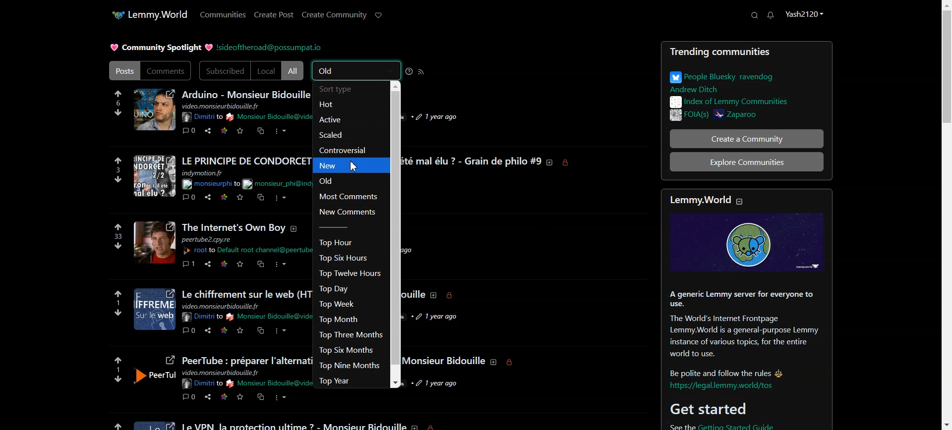 This screenshot has height=430, width=952. I want to click on indymotion.fr, so click(203, 173).